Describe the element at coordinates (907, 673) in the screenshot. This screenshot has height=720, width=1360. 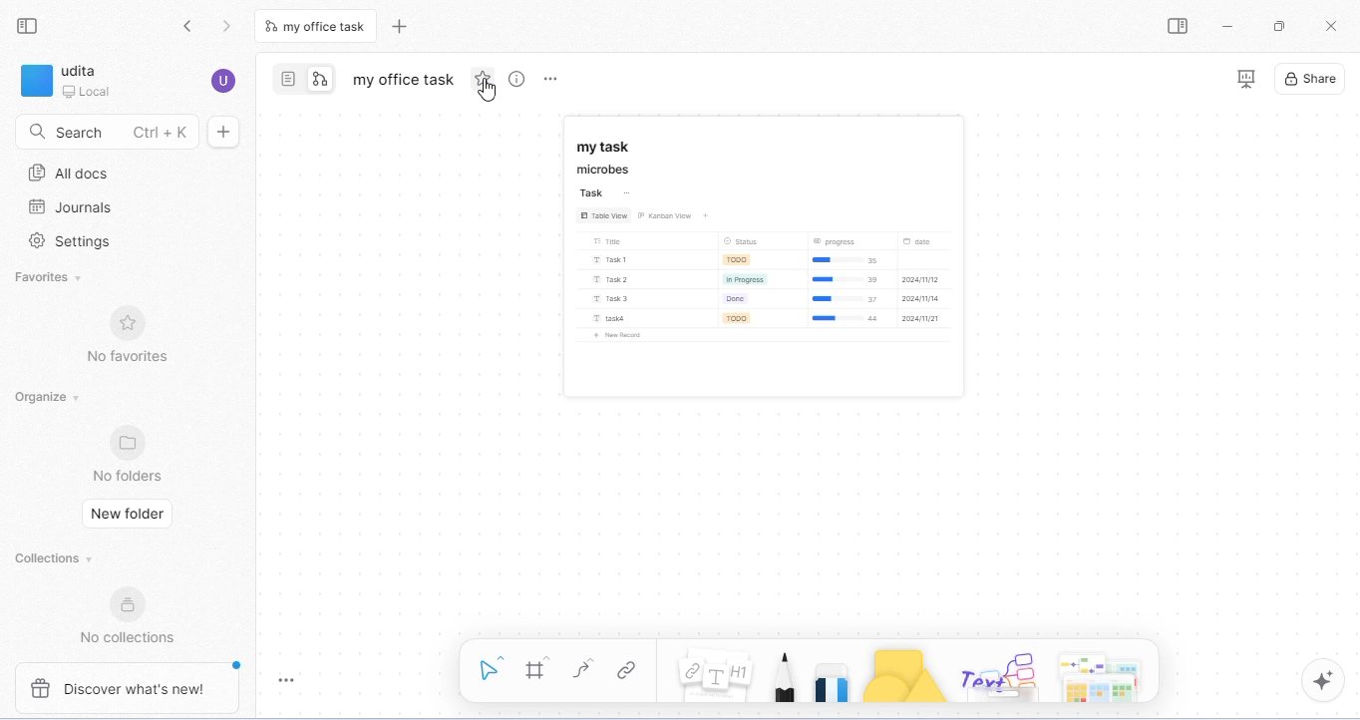
I see `shapes` at that location.